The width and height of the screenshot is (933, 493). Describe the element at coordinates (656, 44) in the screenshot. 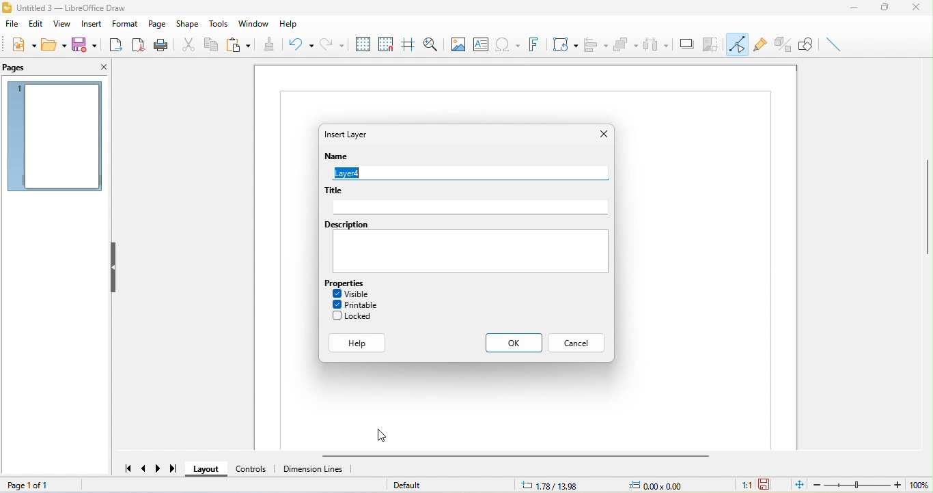

I see `select at least three object to distribute` at that location.